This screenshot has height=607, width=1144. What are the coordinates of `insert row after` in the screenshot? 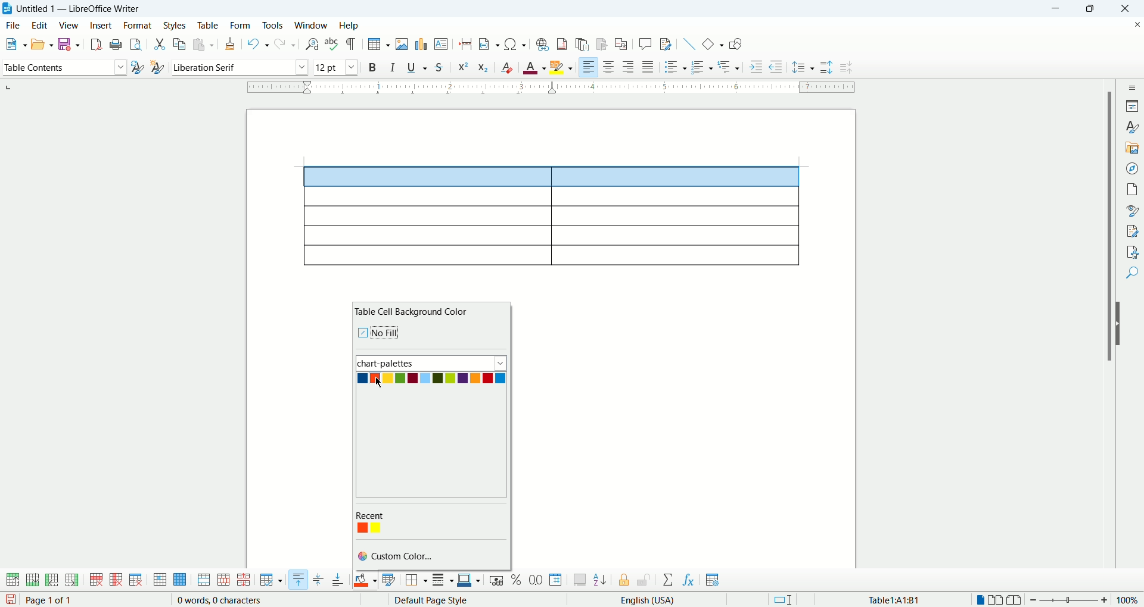 It's located at (72, 580).